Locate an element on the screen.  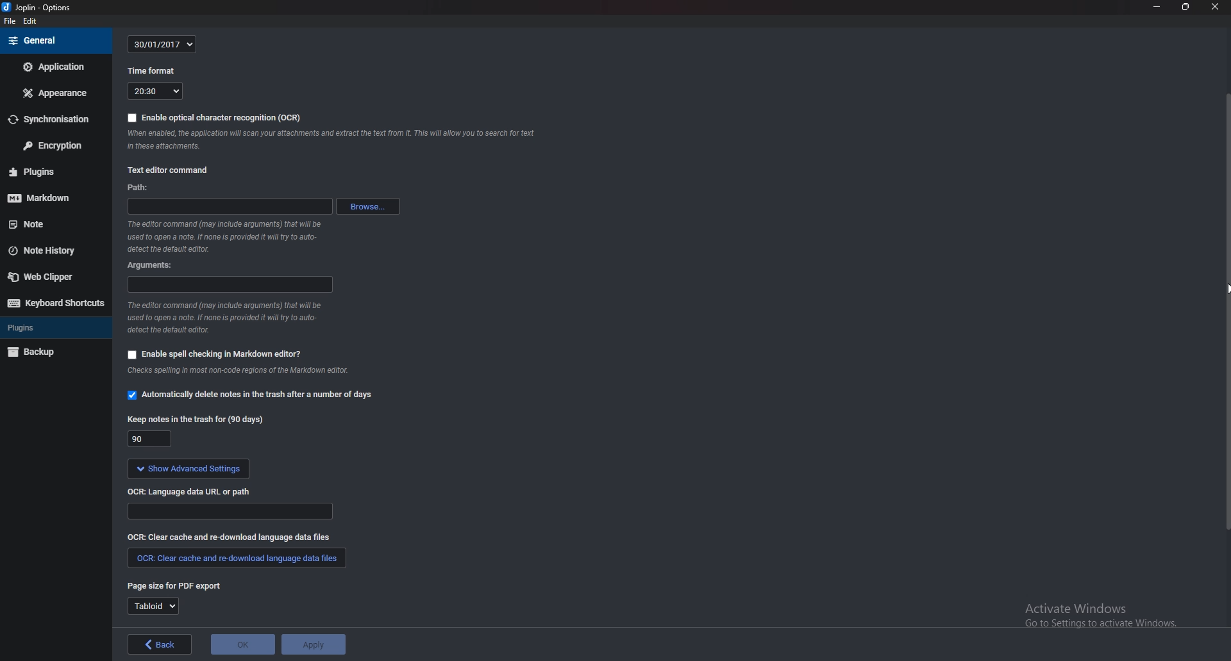
automatically delete notes in the trash option is located at coordinates (251, 394).